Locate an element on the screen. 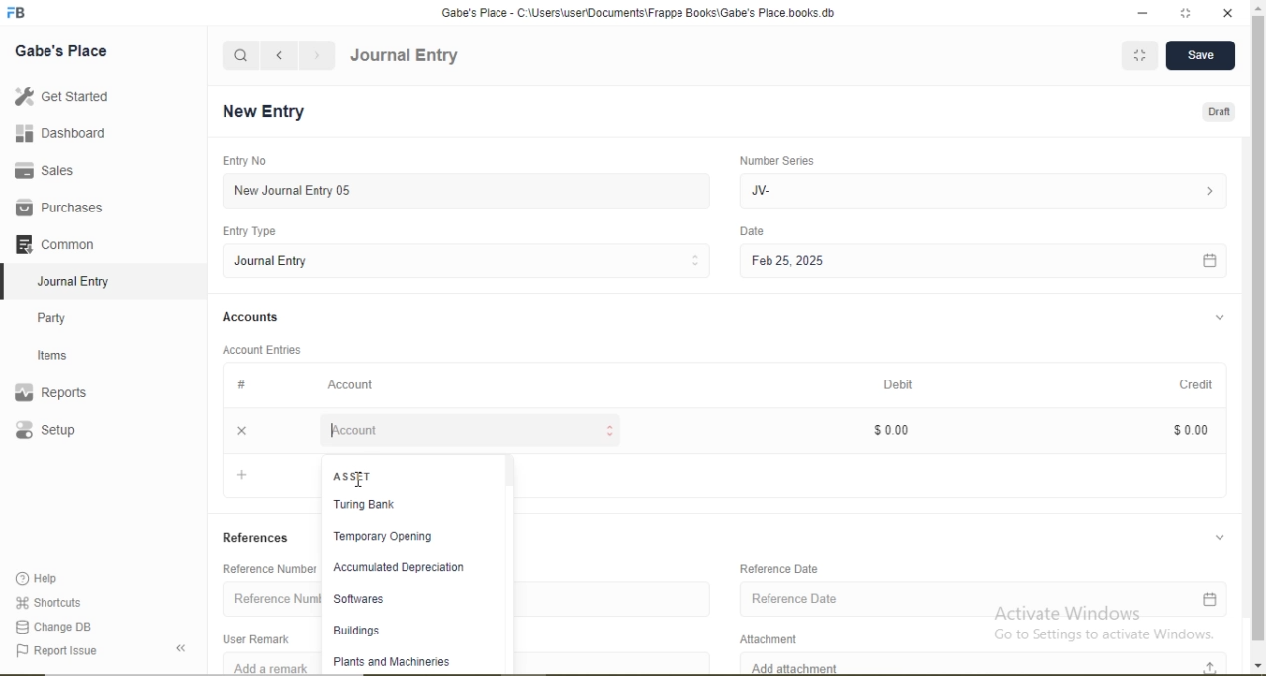 The height and width of the screenshot is (676, 1266). Account is located at coordinates (471, 430).